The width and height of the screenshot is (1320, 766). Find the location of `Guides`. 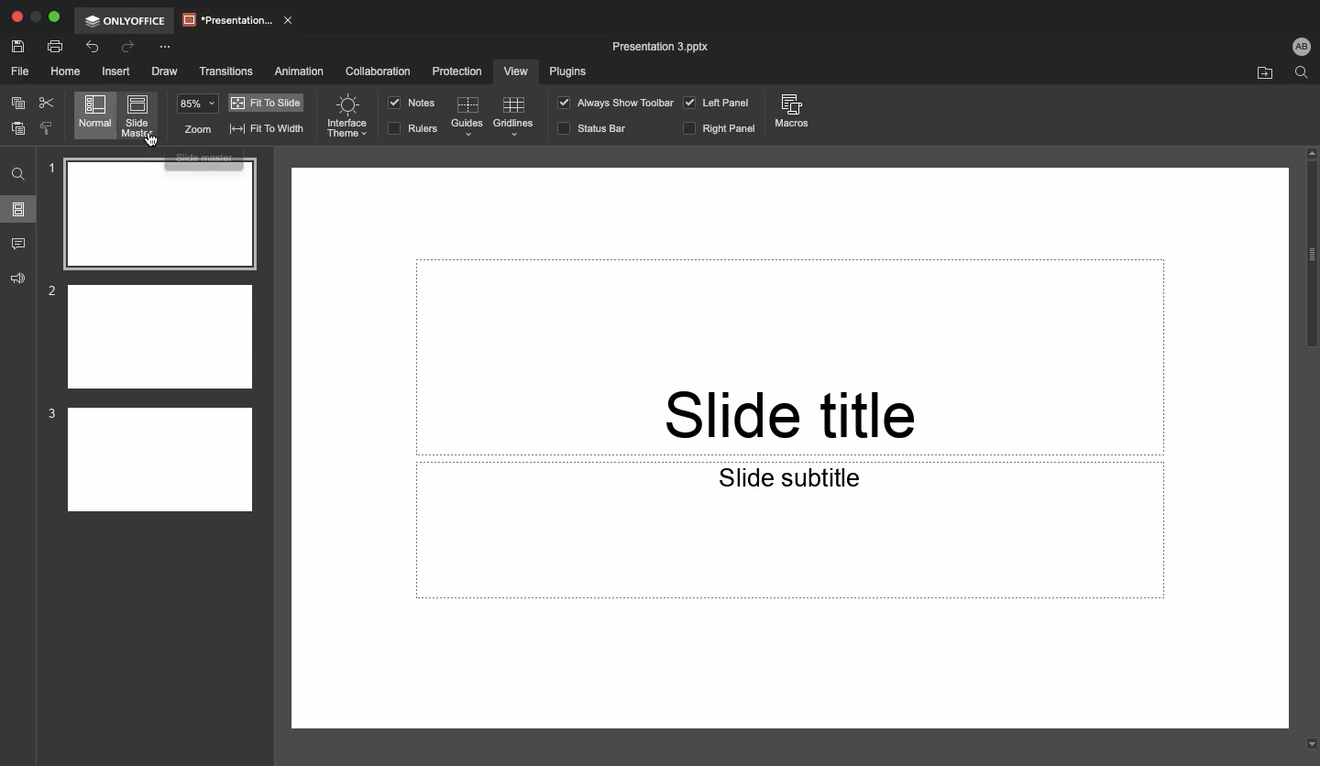

Guides is located at coordinates (465, 117).